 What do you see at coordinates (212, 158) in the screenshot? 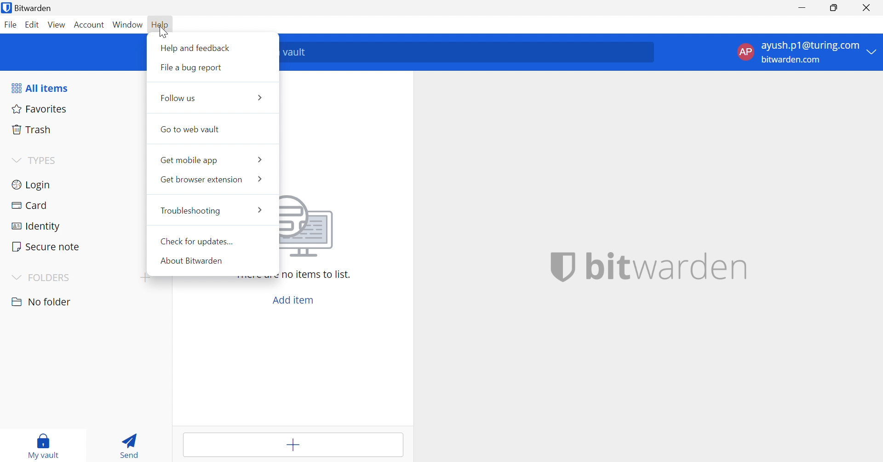
I see `Get mobile app` at bounding box center [212, 158].